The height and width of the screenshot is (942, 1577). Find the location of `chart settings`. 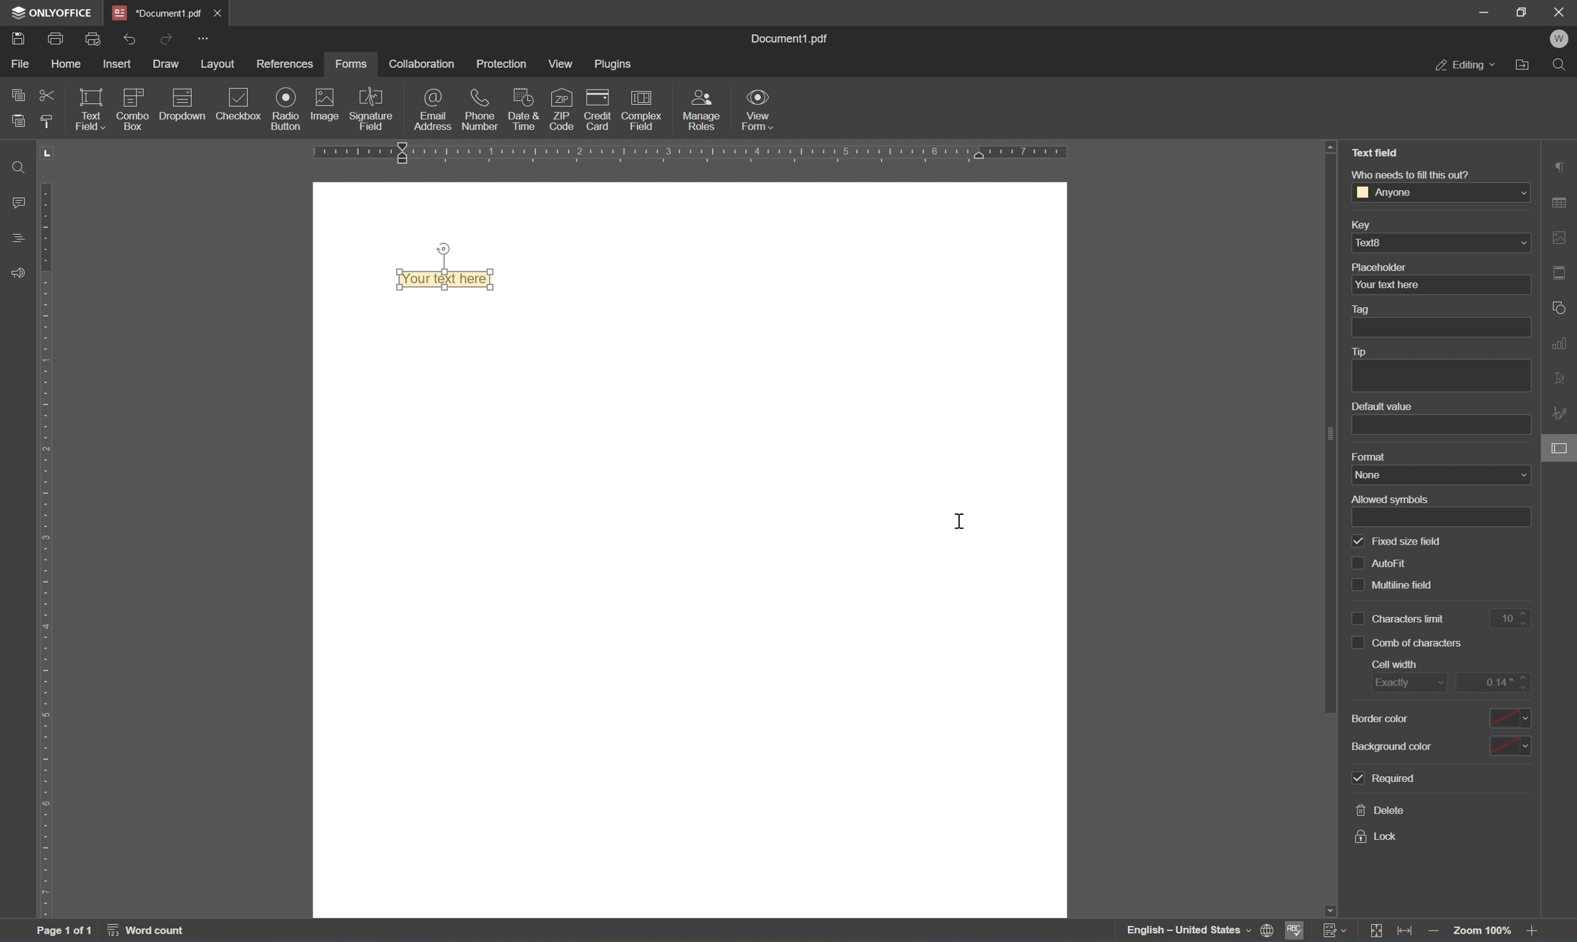

chart settings is located at coordinates (1561, 343).